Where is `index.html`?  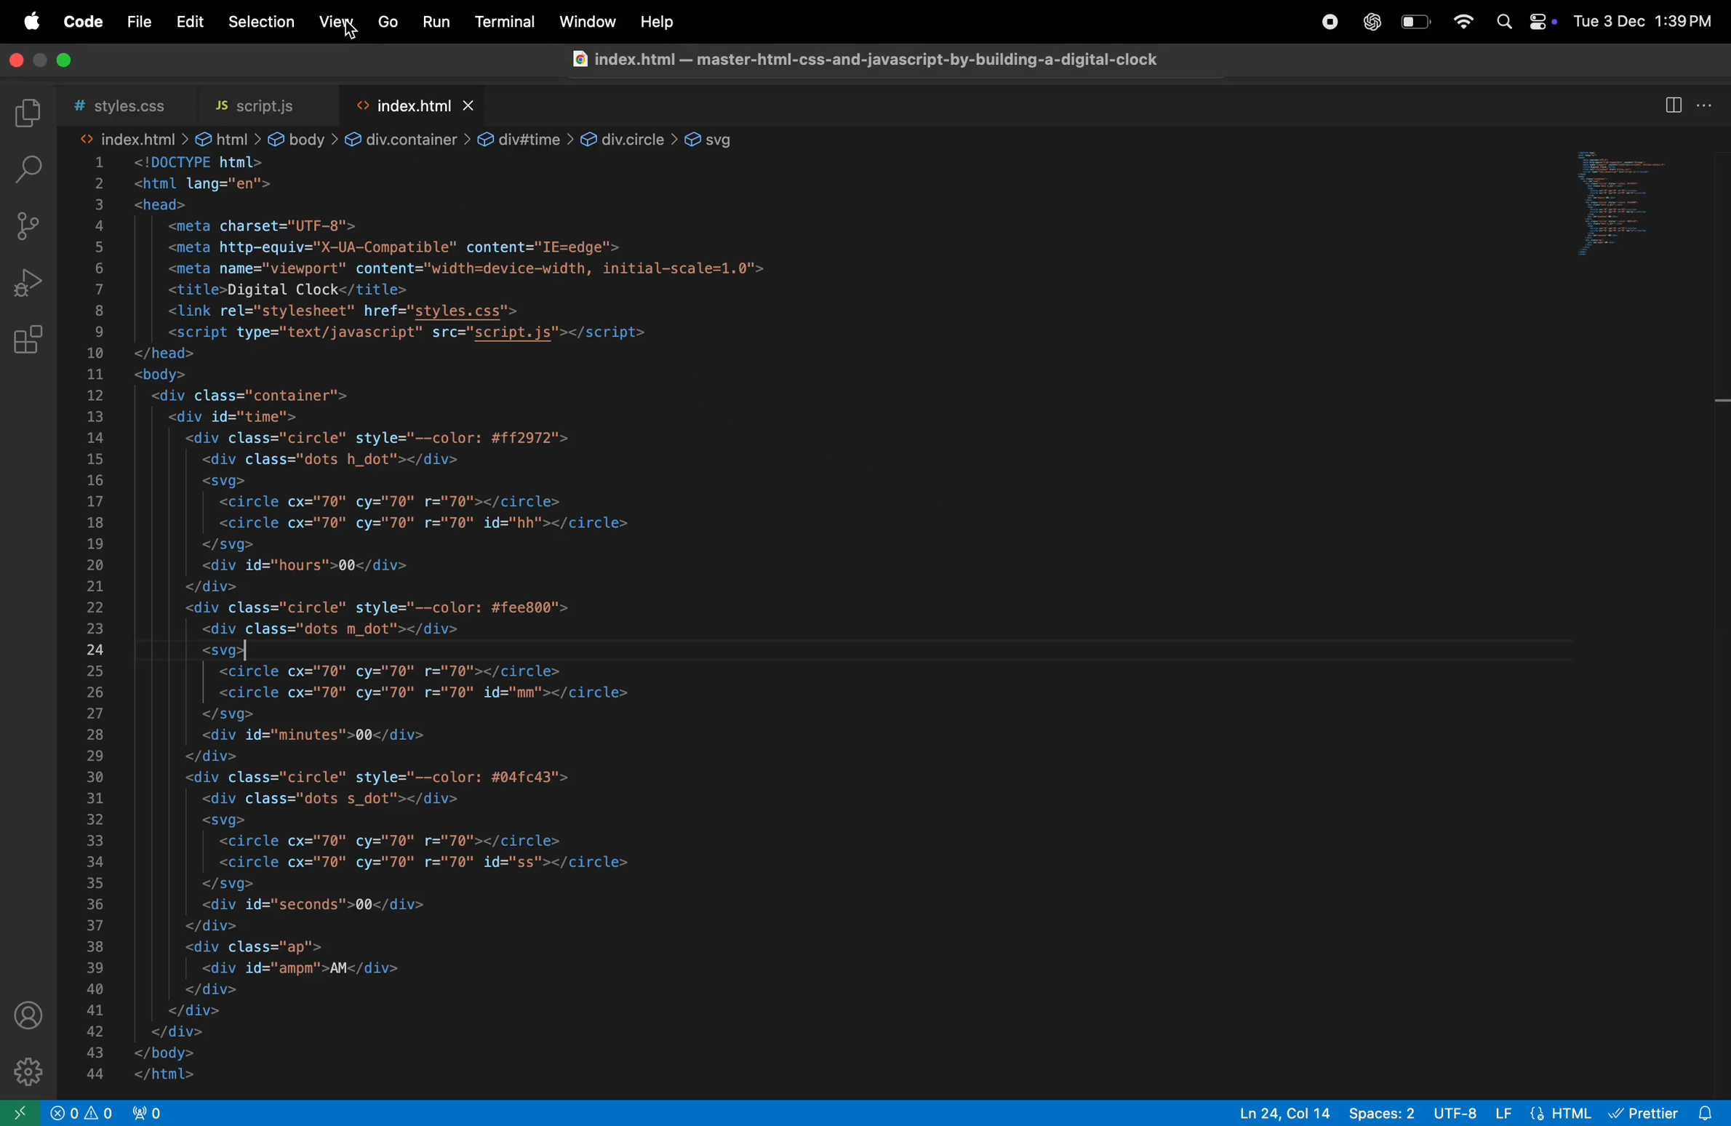
index.html is located at coordinates (132, 137).